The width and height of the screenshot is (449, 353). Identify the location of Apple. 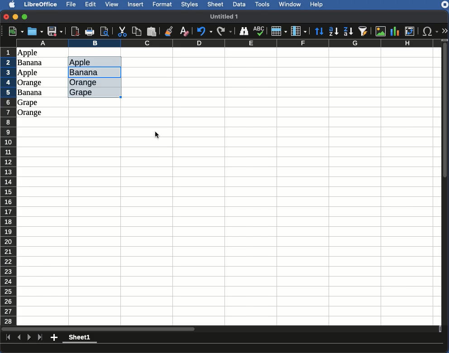
(29, 73).